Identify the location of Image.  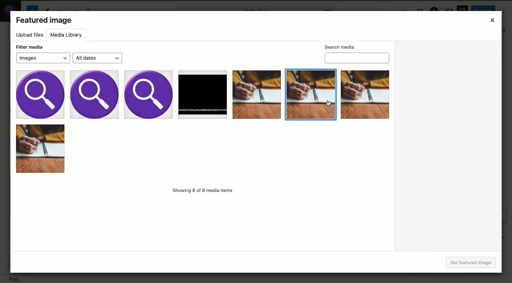
(148, 95).